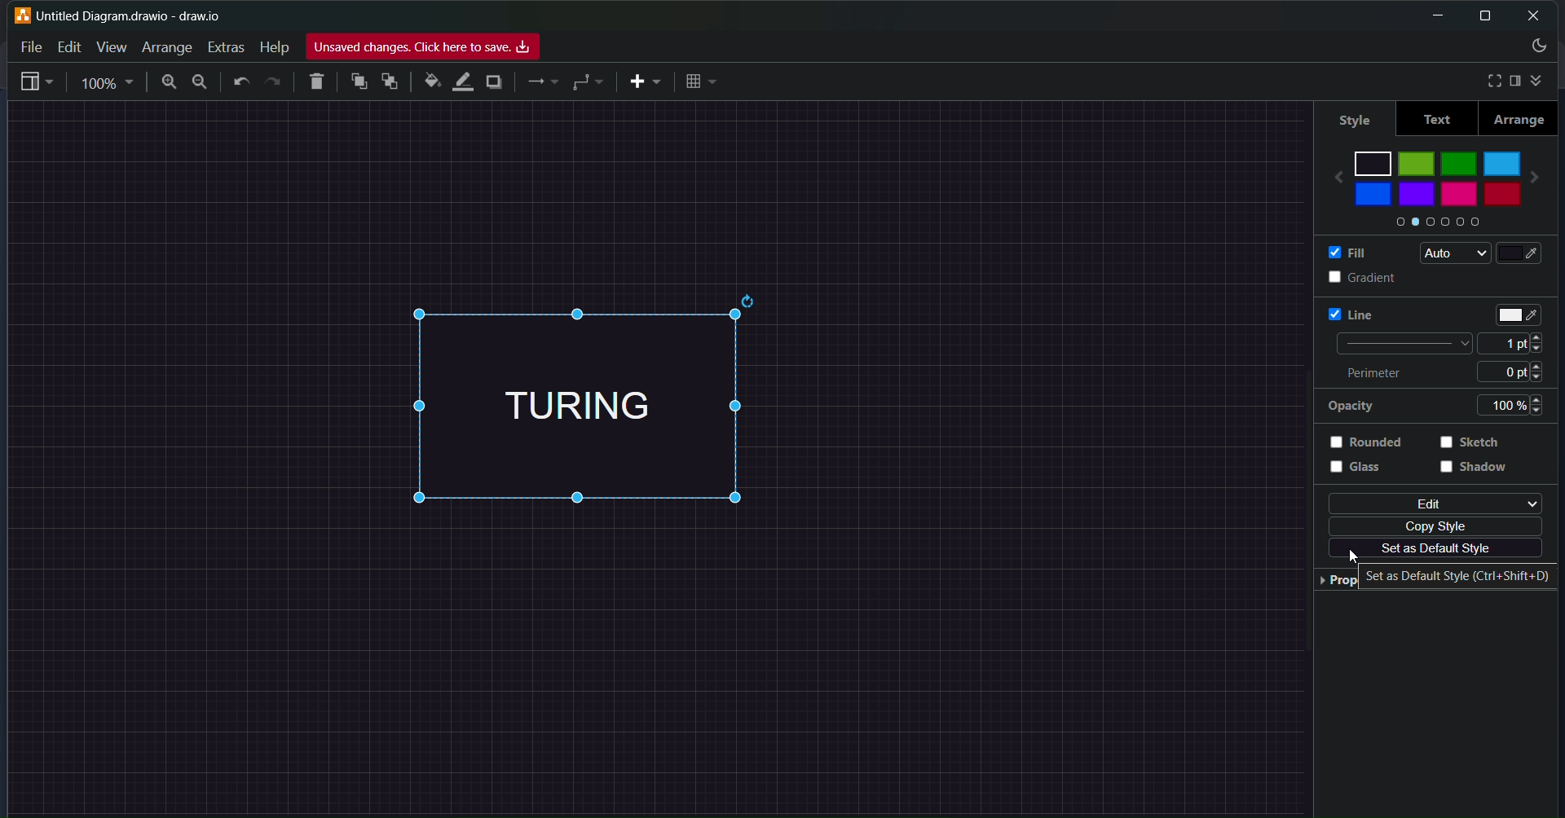  I want to click on text color, so click(1521, 310).